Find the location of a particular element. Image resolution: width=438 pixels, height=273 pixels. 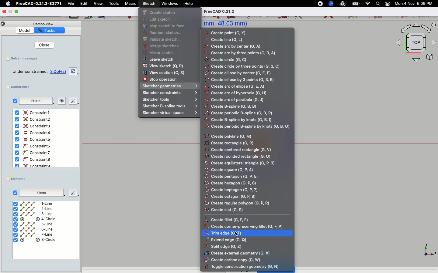

Constraint9 is located at coordinates (34, 165).